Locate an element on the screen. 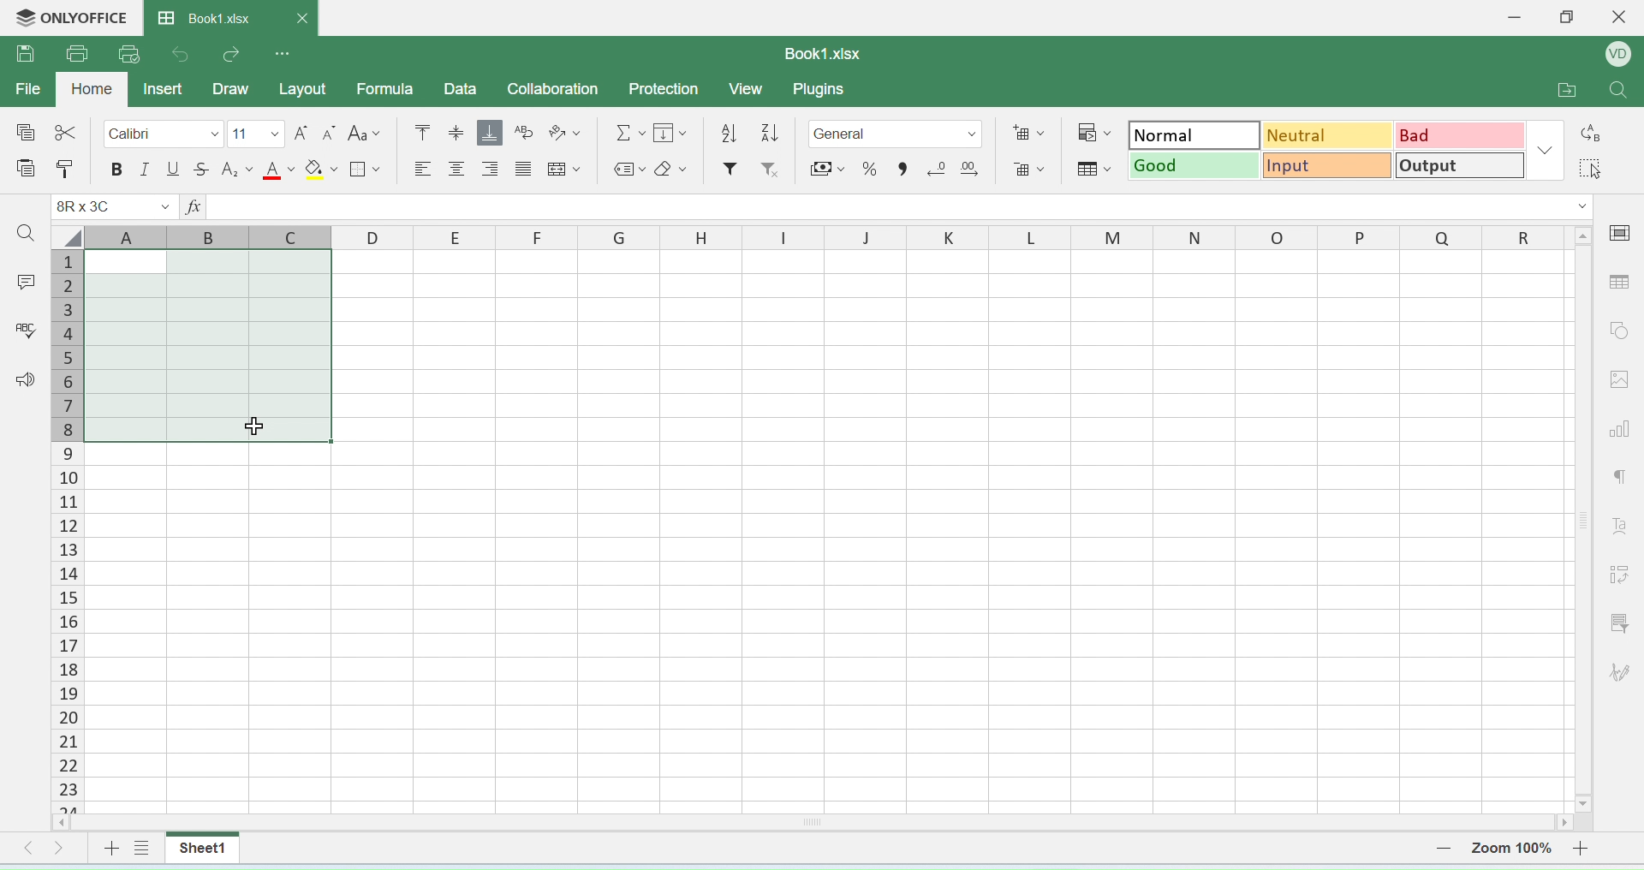  options is located at coordinates (281, 51).